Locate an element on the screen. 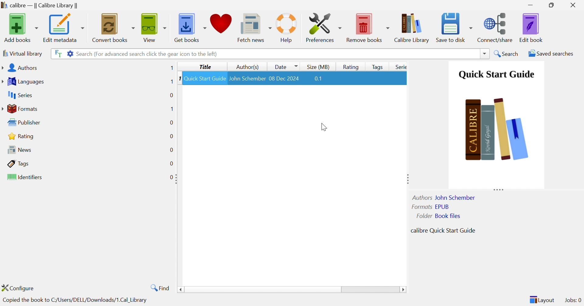  0 is located at coordinates (172, 162).